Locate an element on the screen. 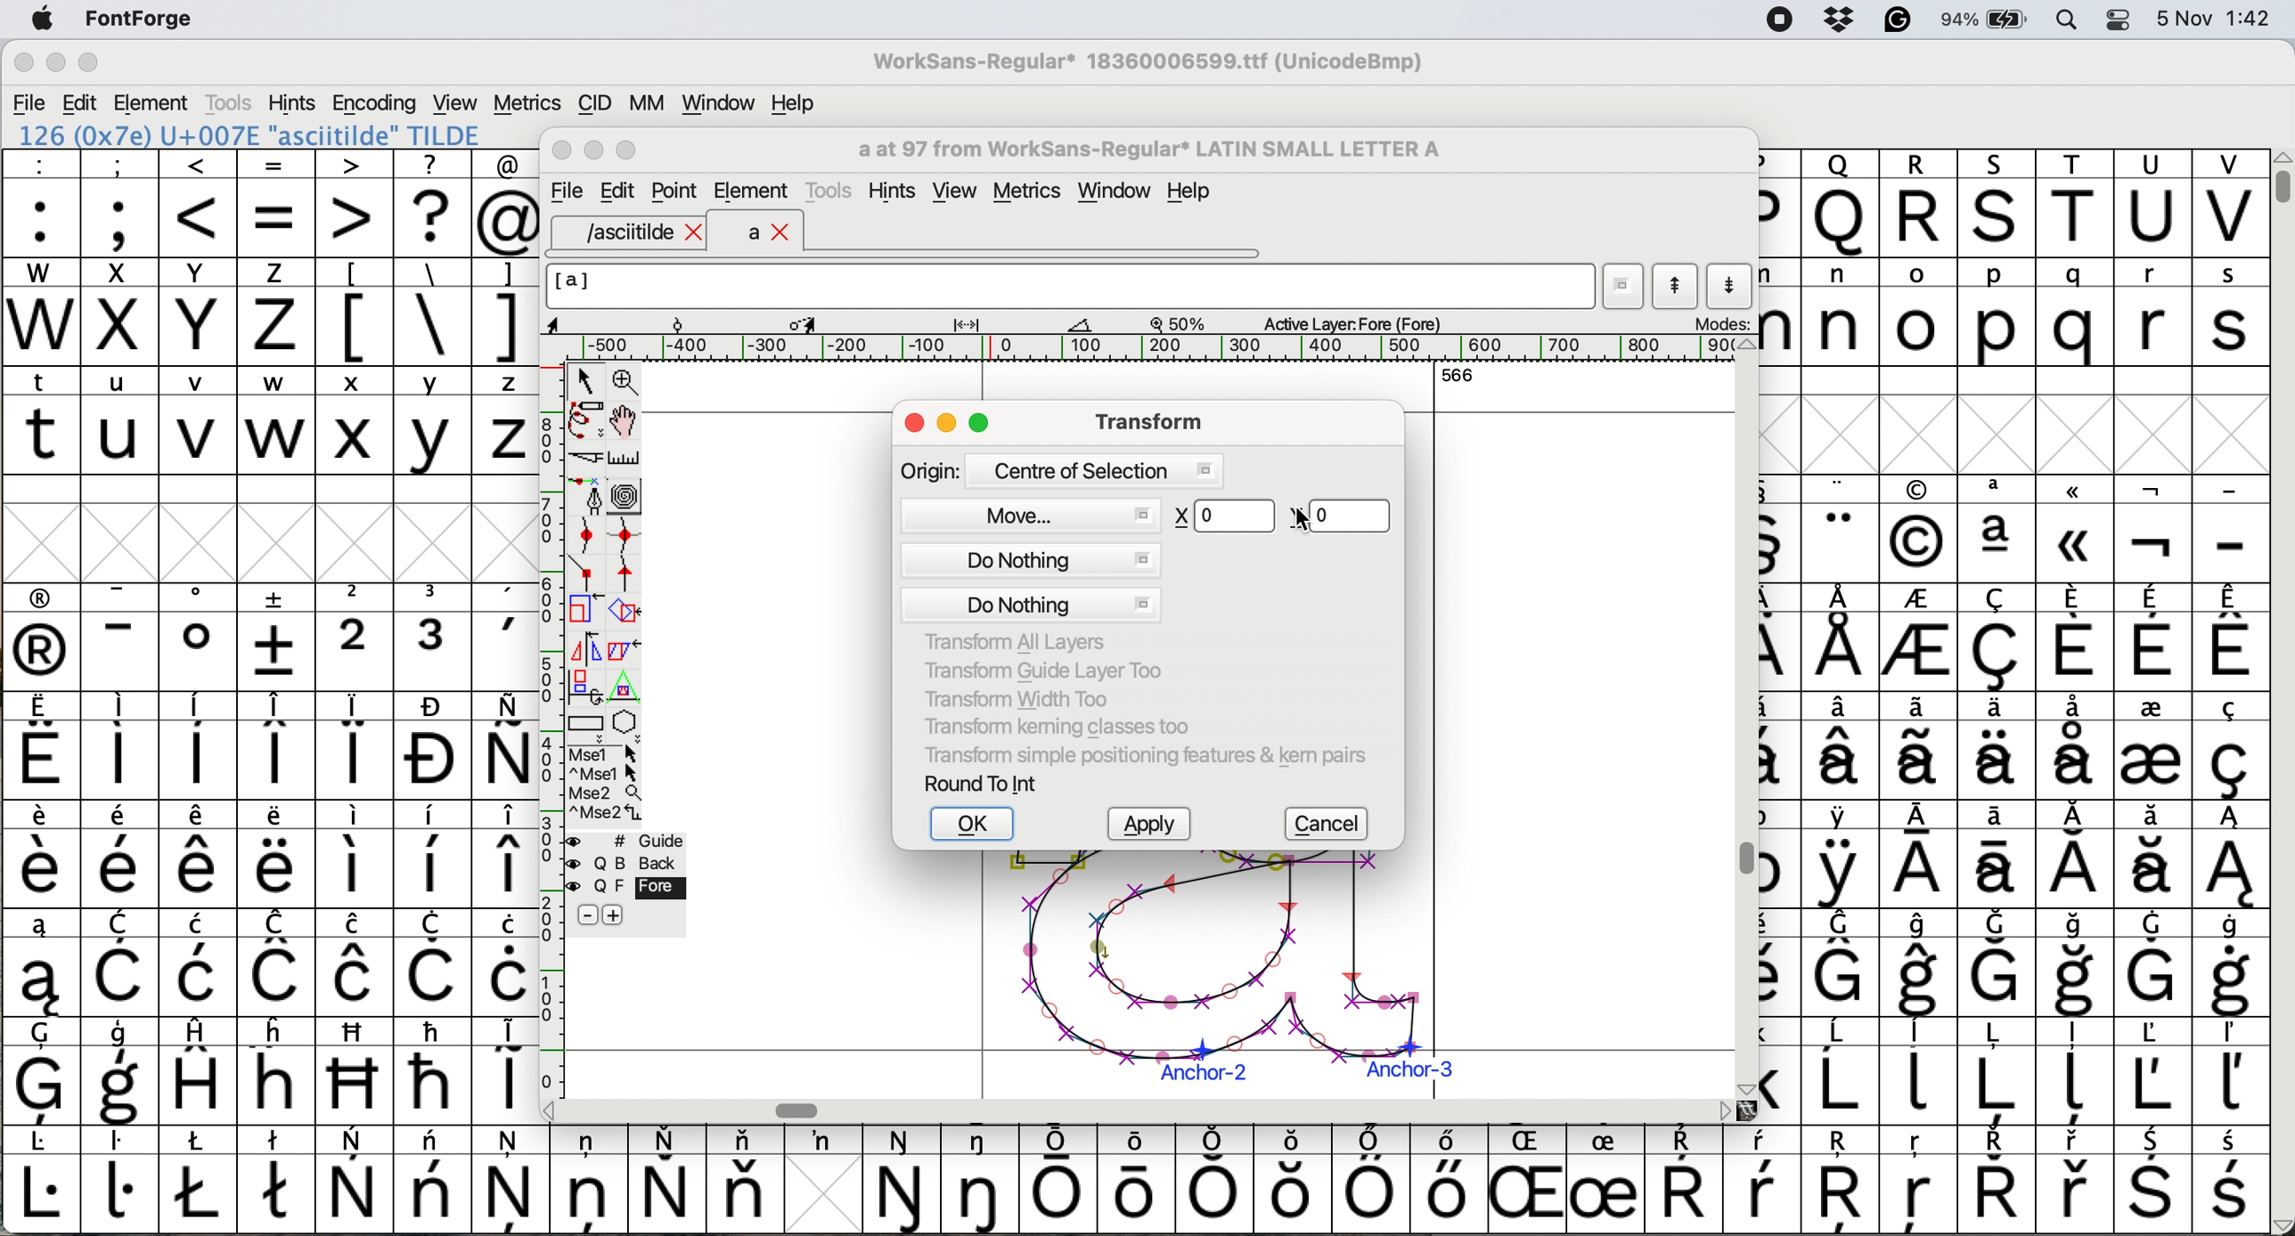 The image size is (2295, 1236). symbol is located at coordinates (506, 1068).